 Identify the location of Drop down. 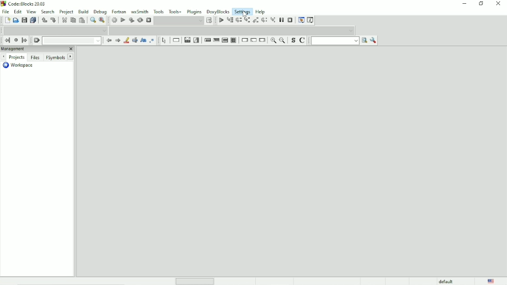
(356, 41).